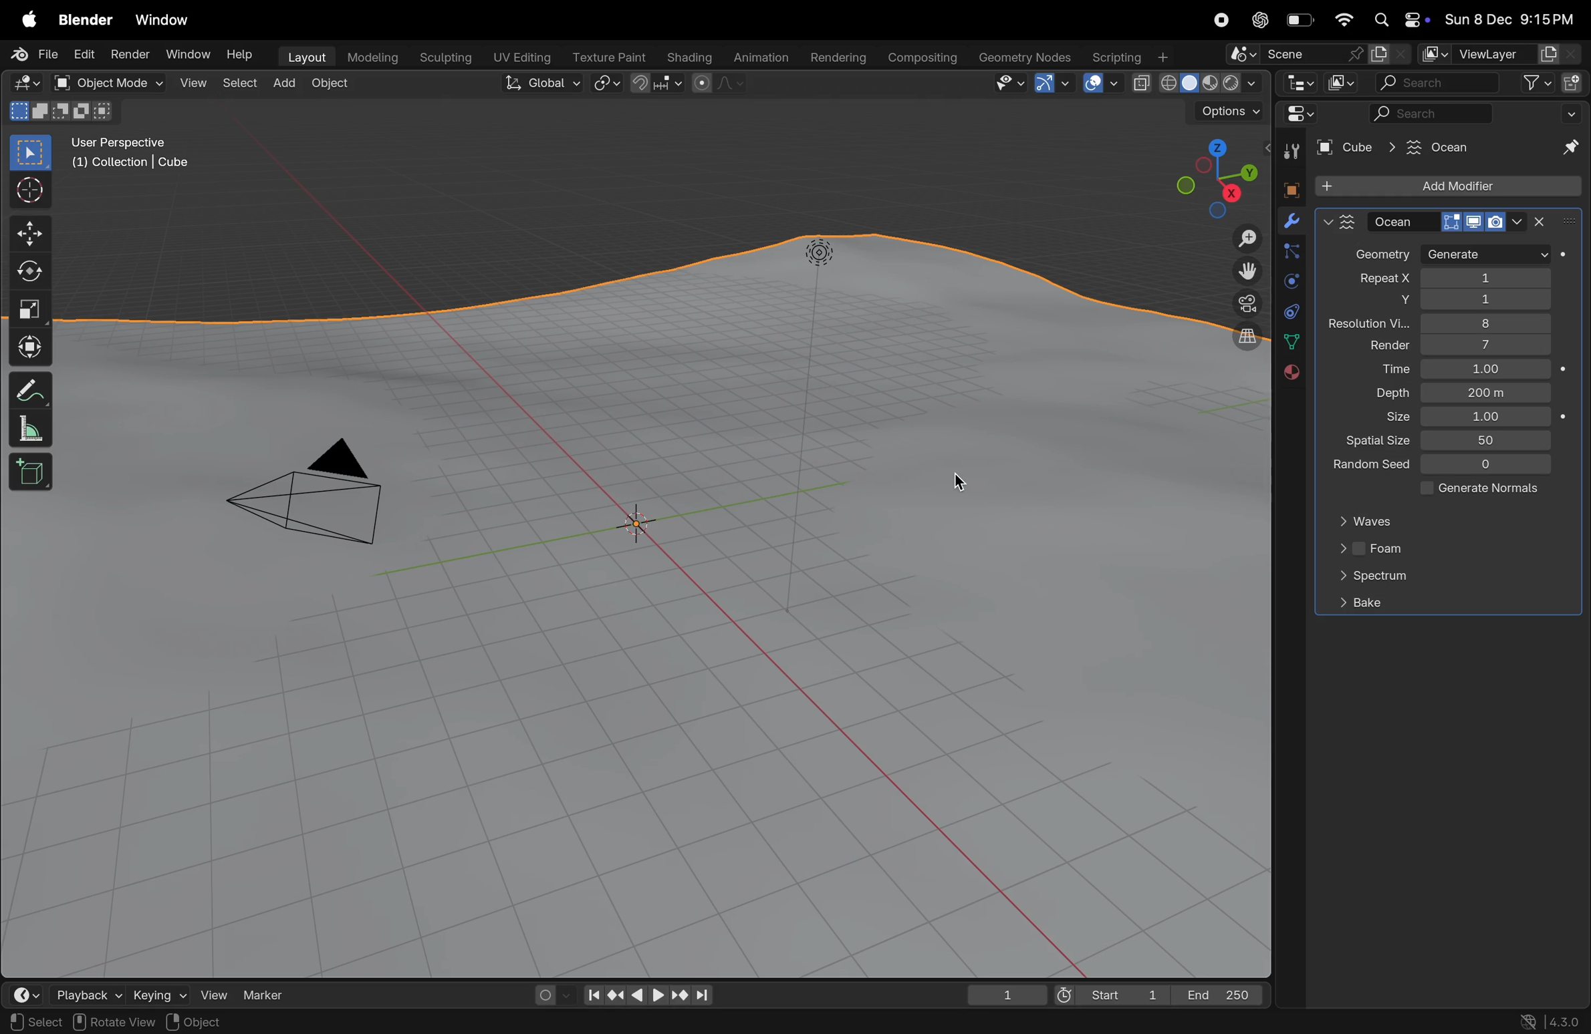  What do you see at coordinates (83, 55) in the screenshot?
I see `edit` at bounding box center [83, 55].